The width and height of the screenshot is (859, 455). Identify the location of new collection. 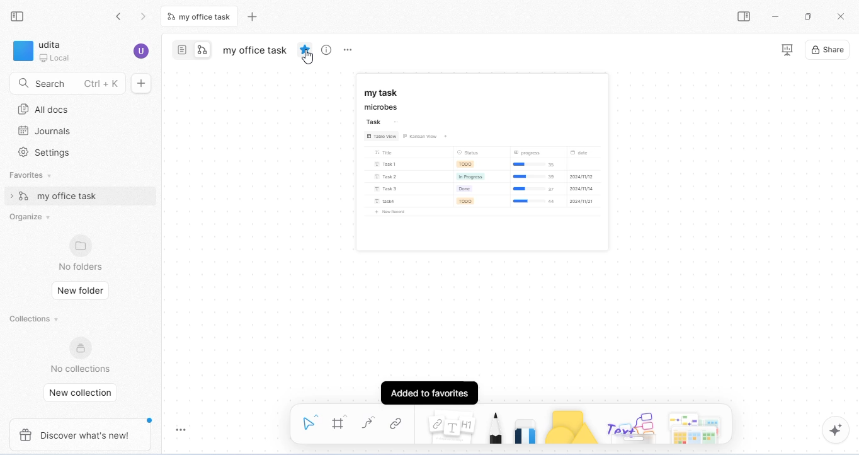
(81, 393).